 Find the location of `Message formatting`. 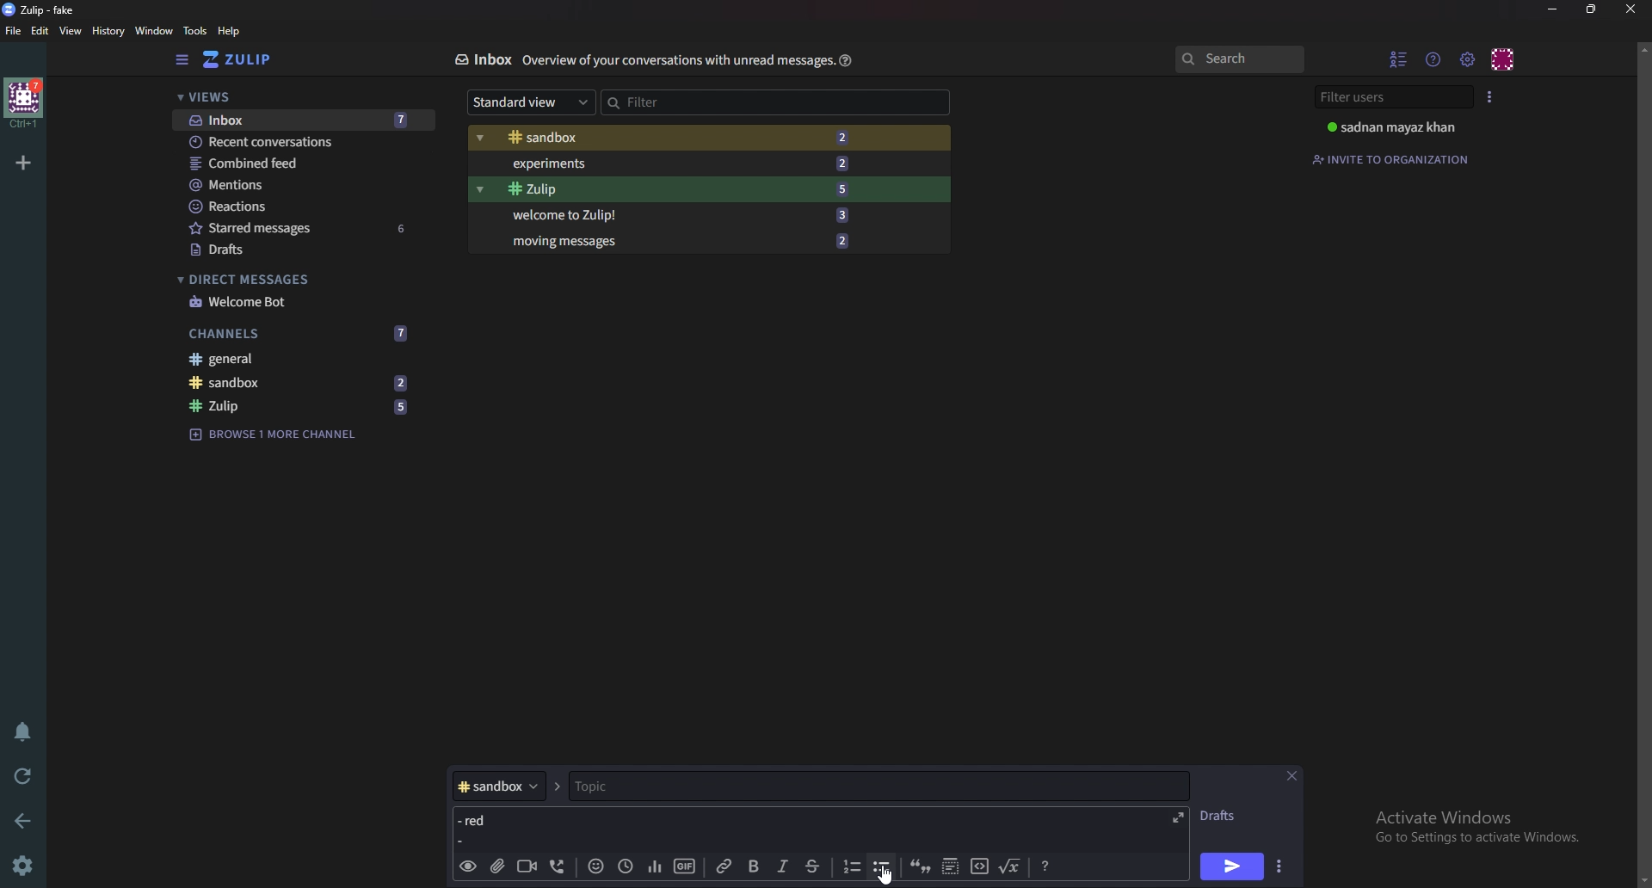

Message formatting is located at coordinates (1048, 864).